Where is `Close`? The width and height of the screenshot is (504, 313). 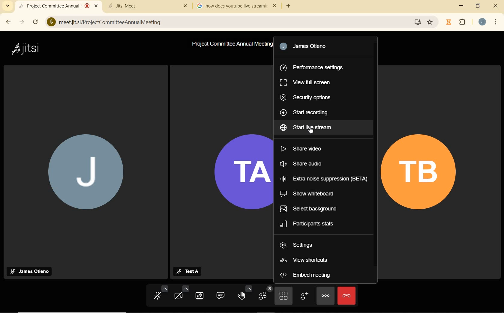 Close is located at coordinates (97, 7).